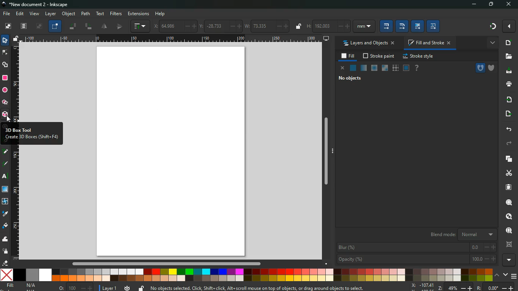 Image resolution: width=518 pixels, height=291 pixels. I want to click on star, so click(5, 103).